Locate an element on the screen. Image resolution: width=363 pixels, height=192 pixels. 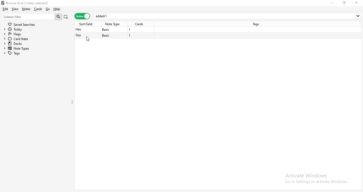
added:1 is located at coordinates (228, 16).